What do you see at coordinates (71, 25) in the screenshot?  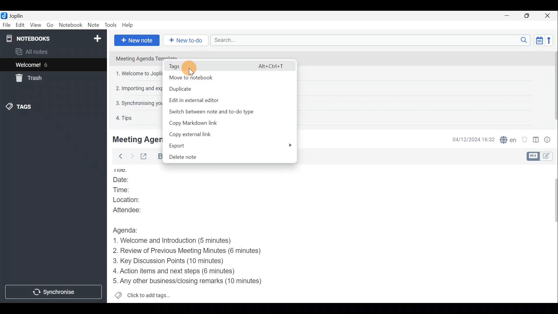 I see `Notebook` at bounding box center [71, 25].